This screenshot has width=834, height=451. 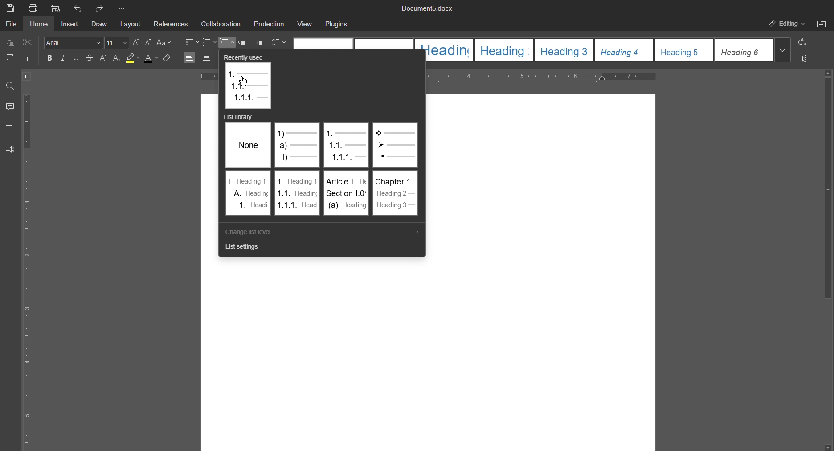 I want to click on Text Color, so click(x=151, y=58).